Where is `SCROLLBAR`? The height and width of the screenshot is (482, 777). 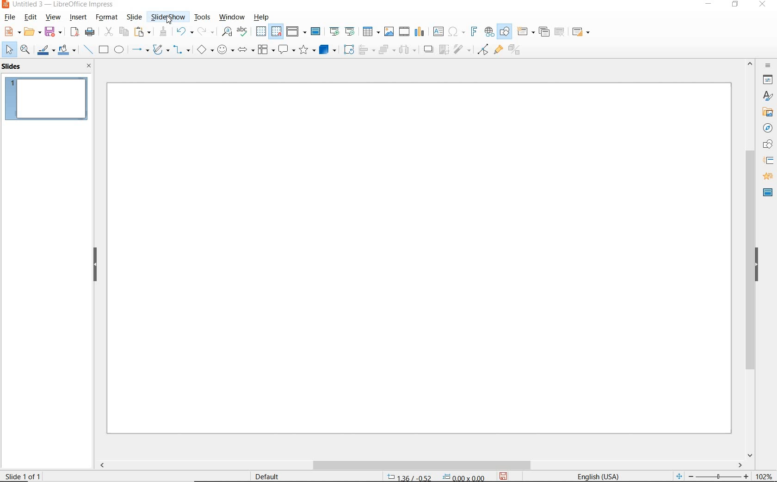 SCROLLBAR is located at coordinates (420, 465).